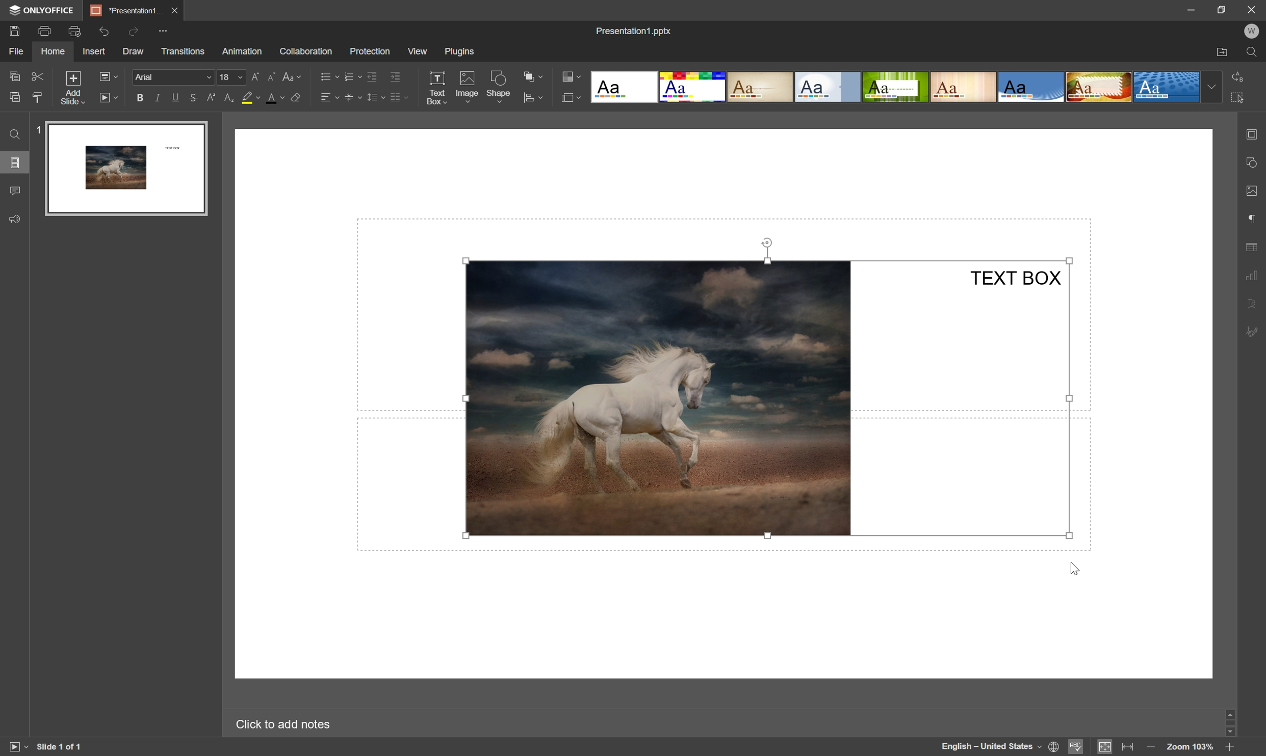  Describe the element at coordinates (294, 76) in the screenshot. I see `change case` at that location.